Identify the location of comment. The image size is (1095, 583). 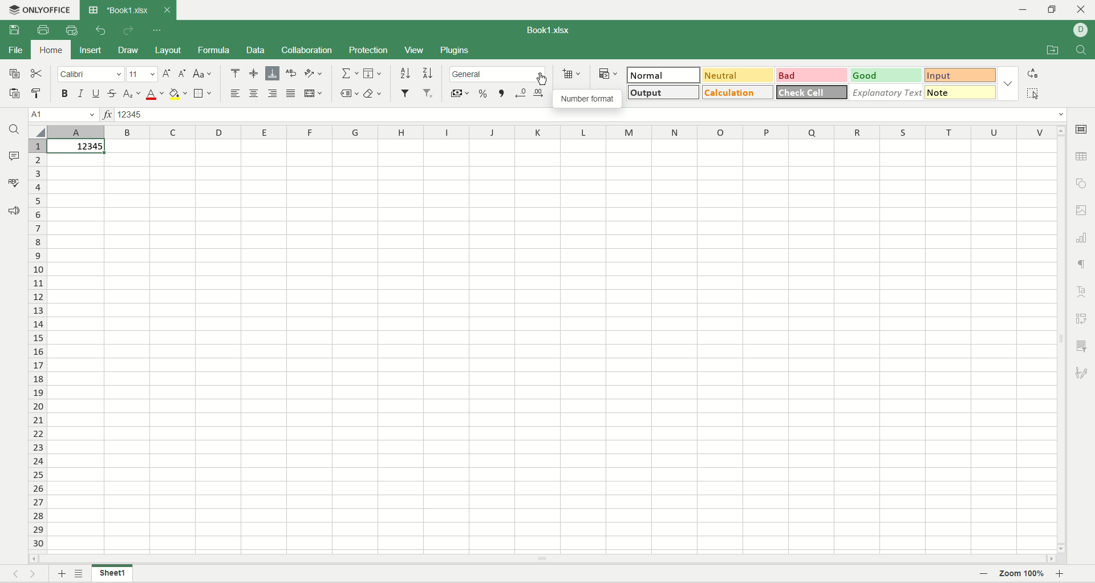
(14, 156).